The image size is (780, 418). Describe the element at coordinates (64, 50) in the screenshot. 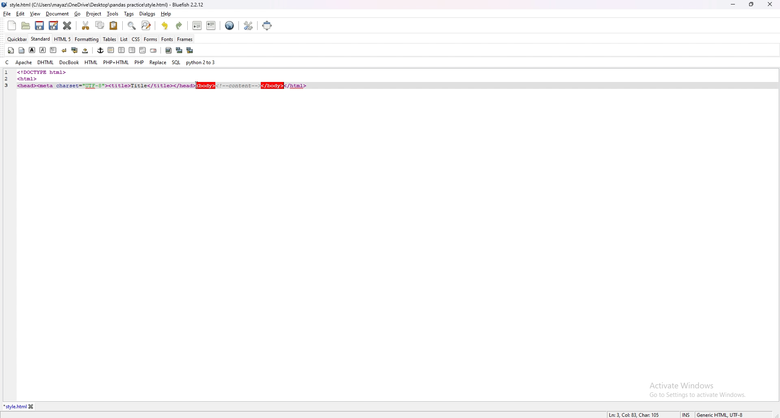

I see `break` at that location.